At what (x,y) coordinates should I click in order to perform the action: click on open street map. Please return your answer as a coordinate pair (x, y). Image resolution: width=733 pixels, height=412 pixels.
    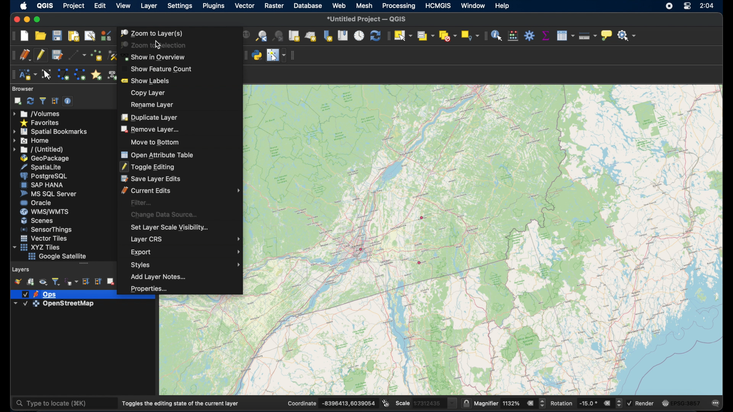
    Looking at the image, I should click on (421, 240).